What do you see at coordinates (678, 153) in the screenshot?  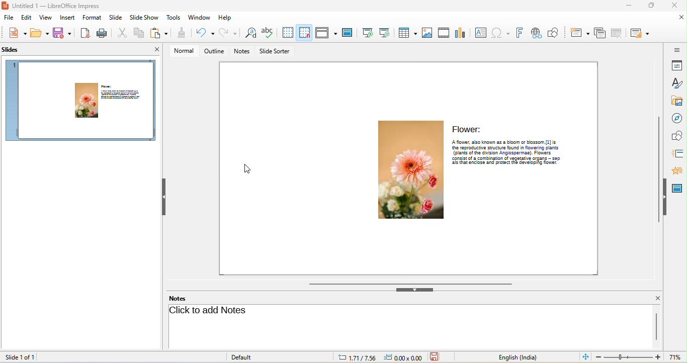 I see `slide transition` at bounding box center [678, 153].